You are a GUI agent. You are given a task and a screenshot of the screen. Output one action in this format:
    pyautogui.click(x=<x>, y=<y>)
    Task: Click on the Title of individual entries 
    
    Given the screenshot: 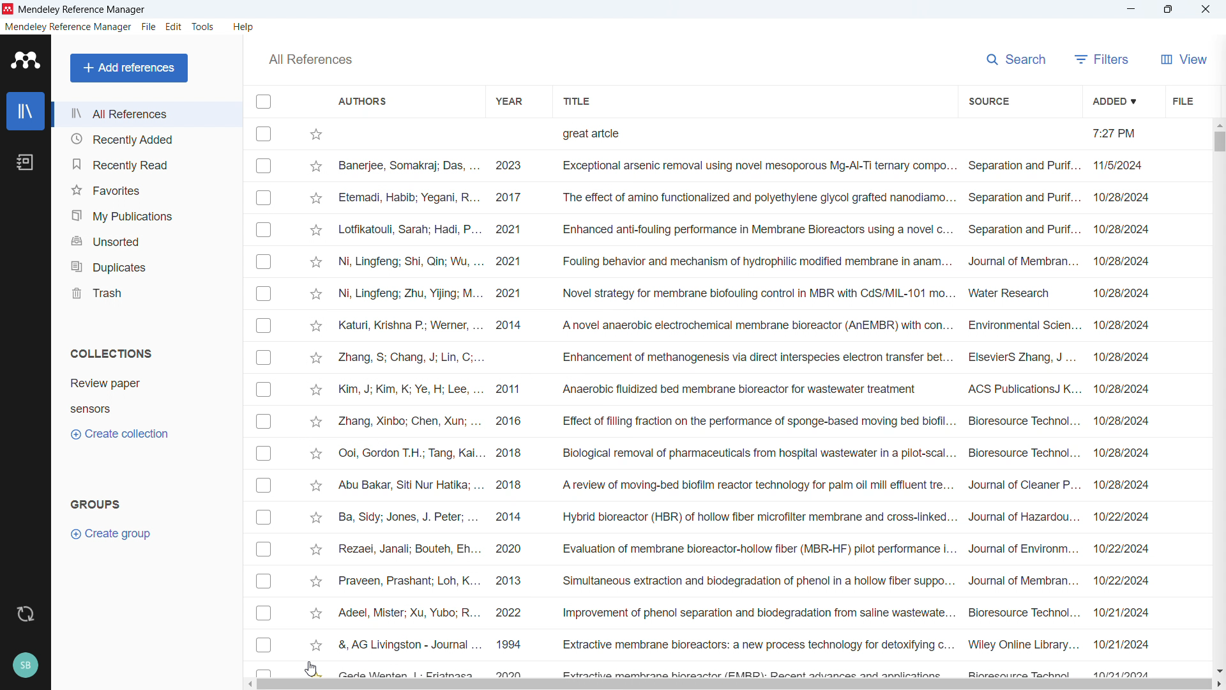 What is the action you would take?
    pyautogui.click(x=755, y=415)
    